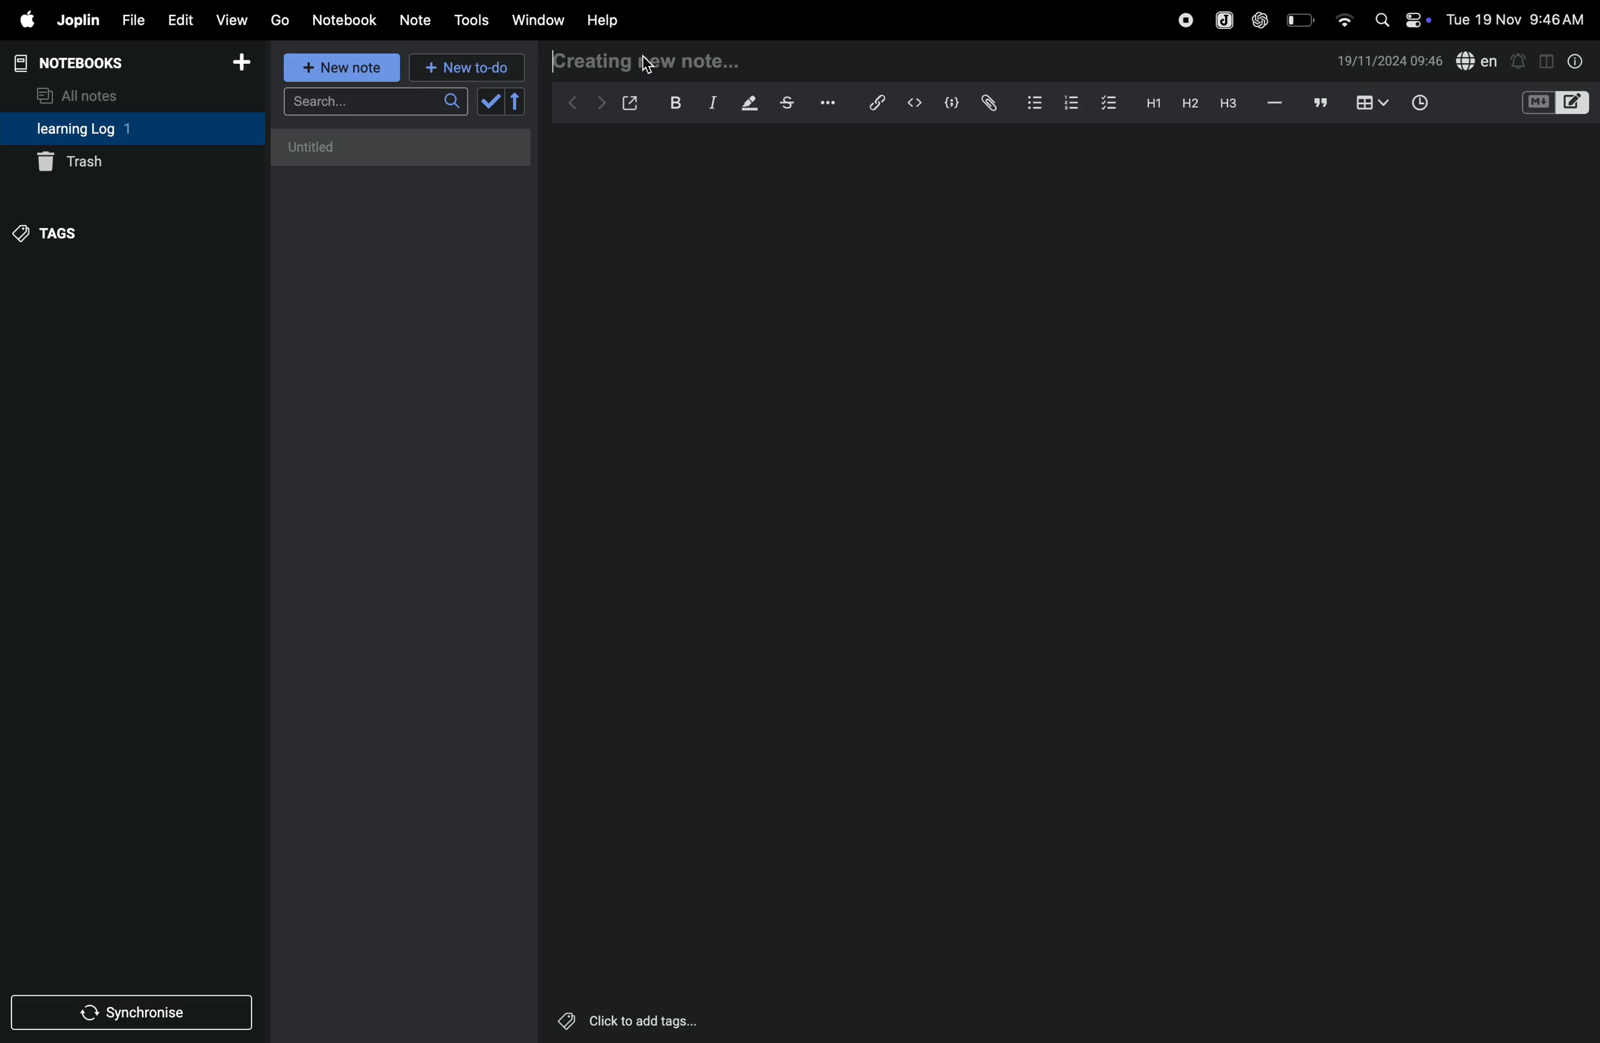  Describe the element at coordinates (643, 61) in the screenshot. I see `cursor` at that location.